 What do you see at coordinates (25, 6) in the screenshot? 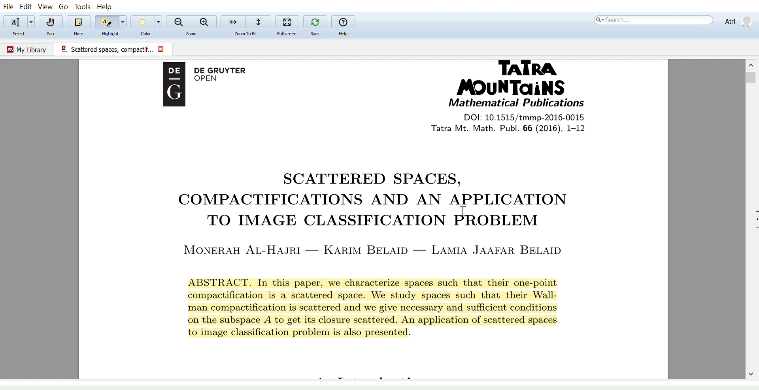
I see `Edit` at bounding box center [25, 6].